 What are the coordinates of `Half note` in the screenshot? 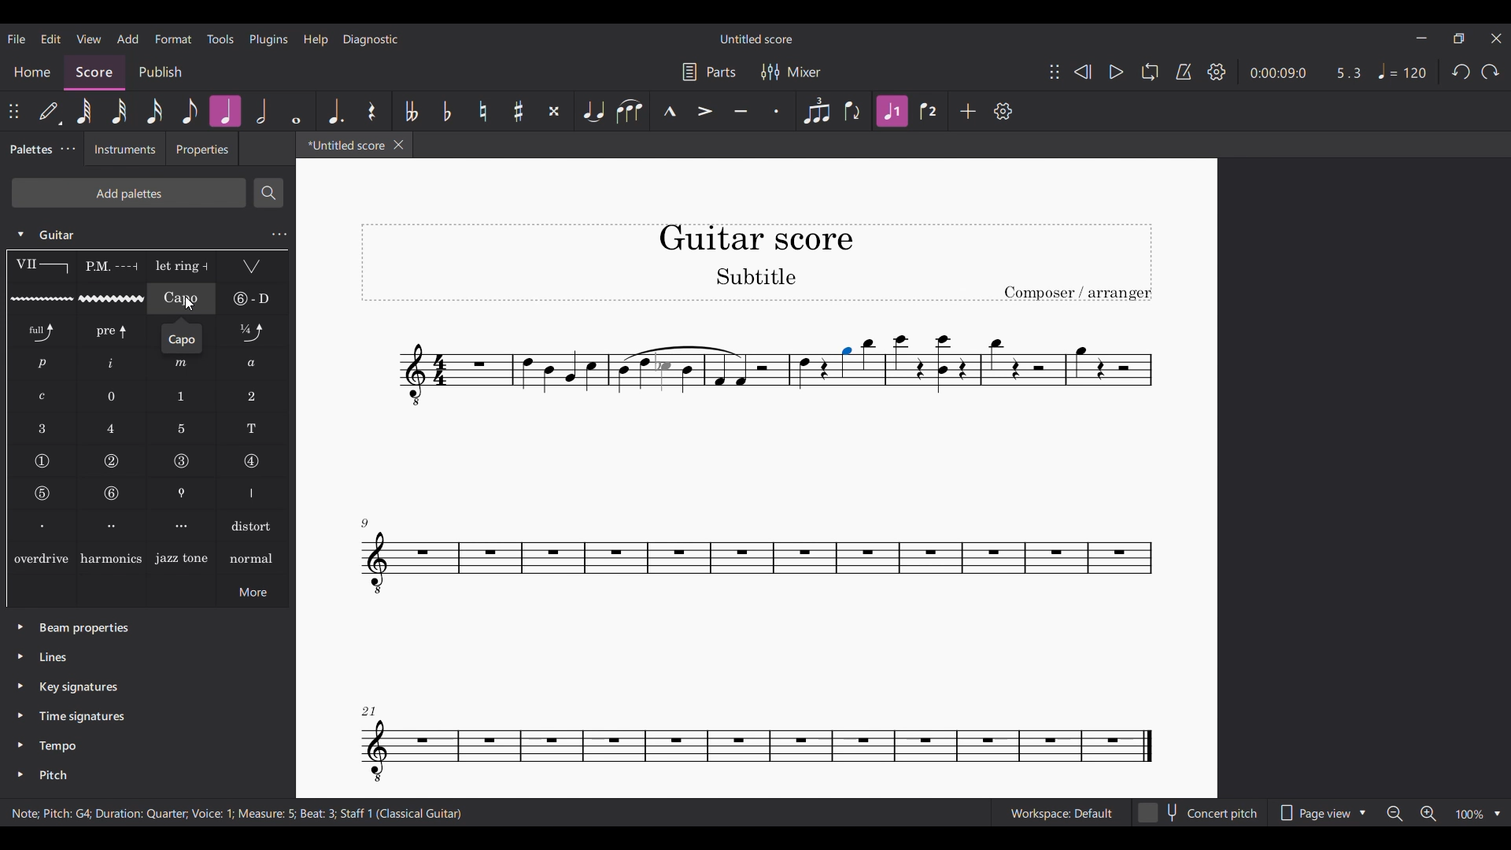 It's located at (262, 111).